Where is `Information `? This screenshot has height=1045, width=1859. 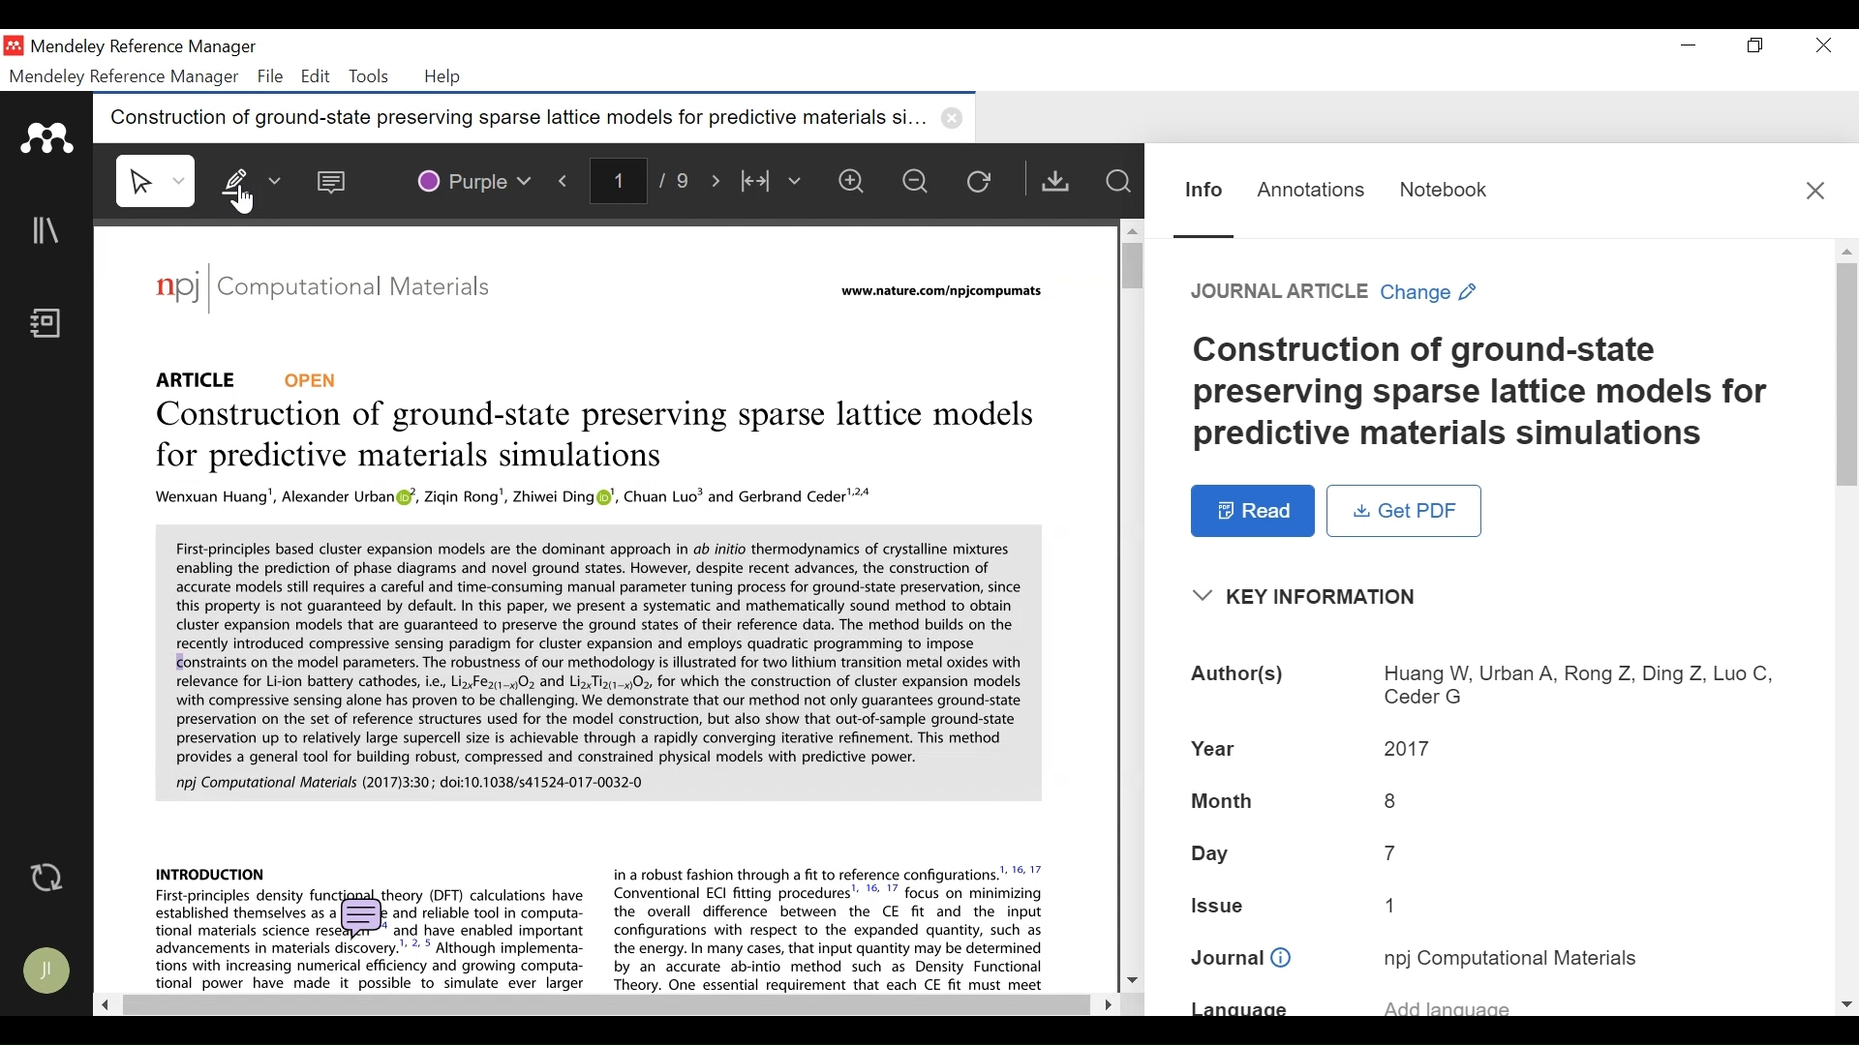 Information  is located at coordinates (1204, 191).